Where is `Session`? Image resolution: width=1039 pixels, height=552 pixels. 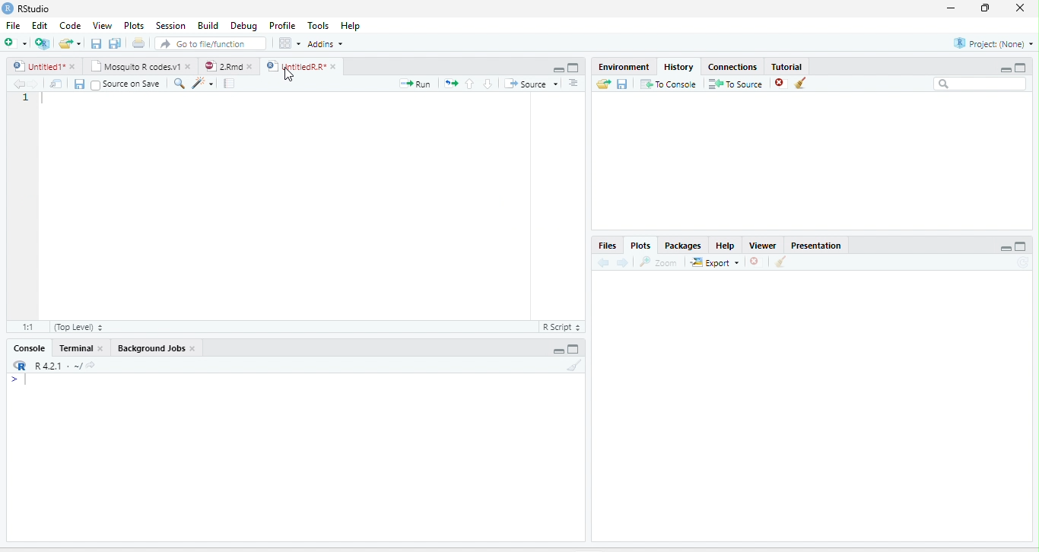 Session is located at coordinates (171, 25).